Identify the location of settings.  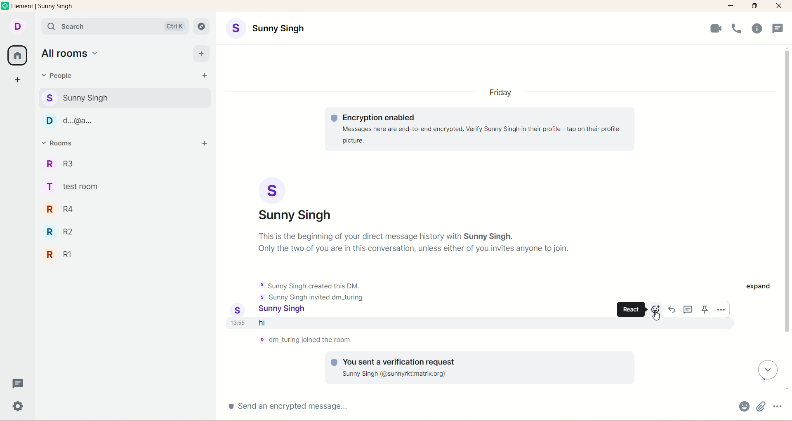
(18, 407).